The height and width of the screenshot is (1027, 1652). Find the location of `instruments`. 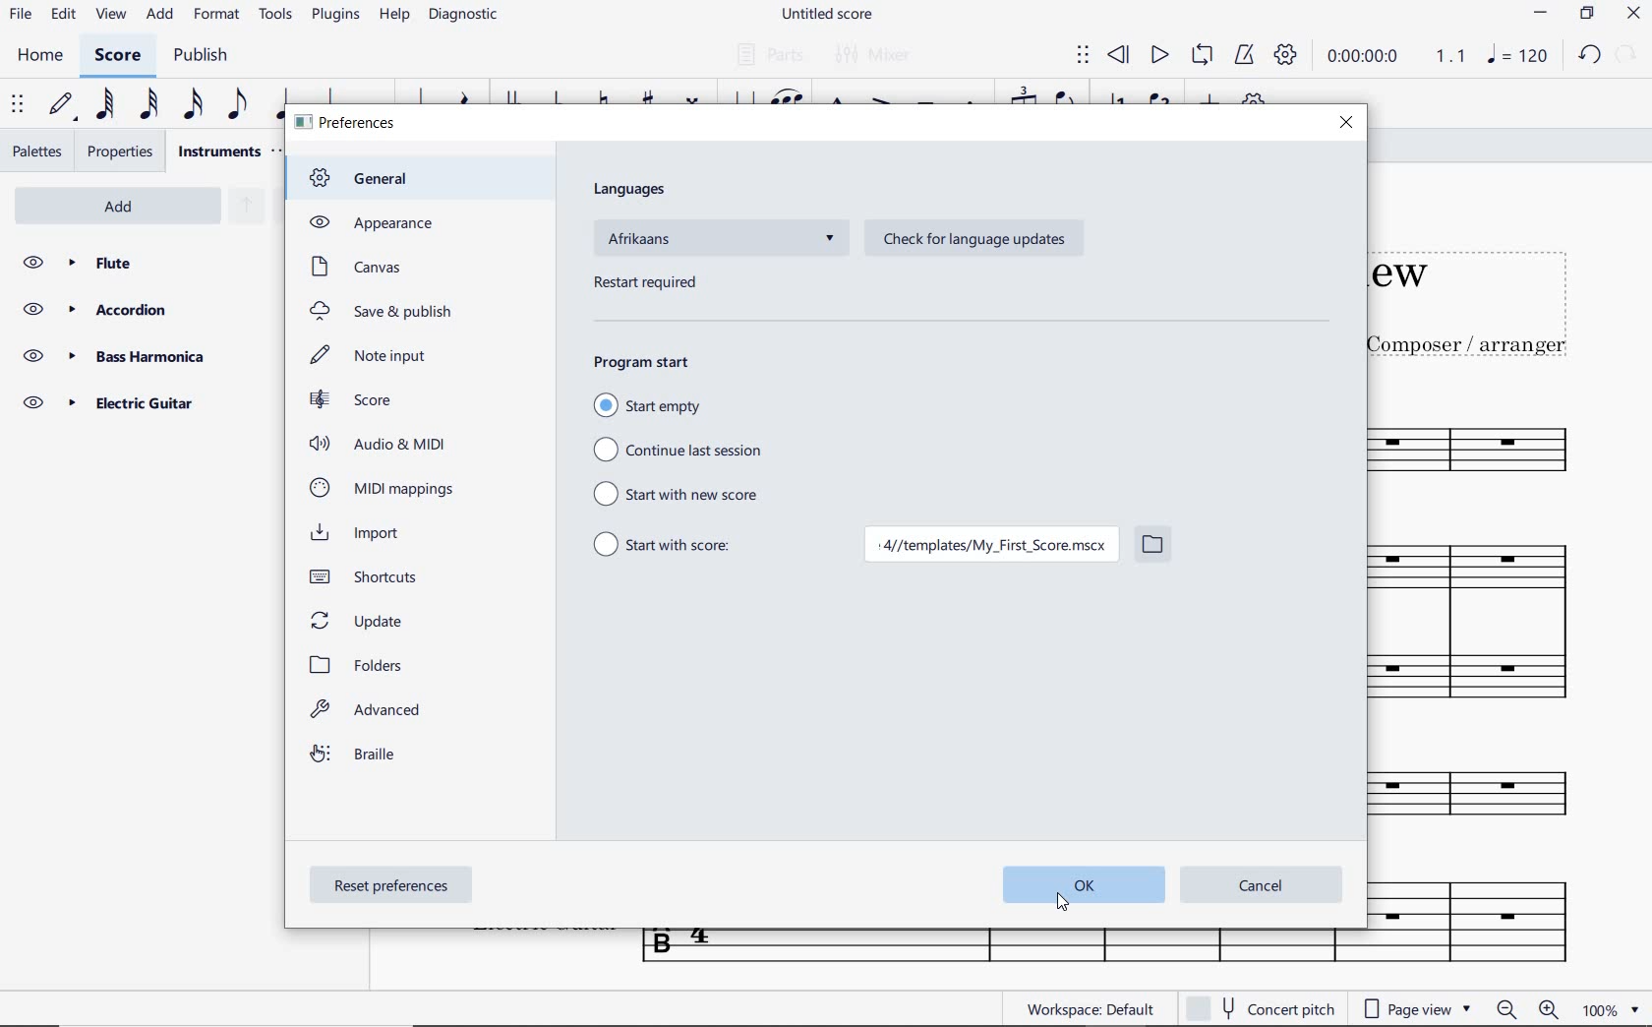

instruments is located at coordinates (218, 151).